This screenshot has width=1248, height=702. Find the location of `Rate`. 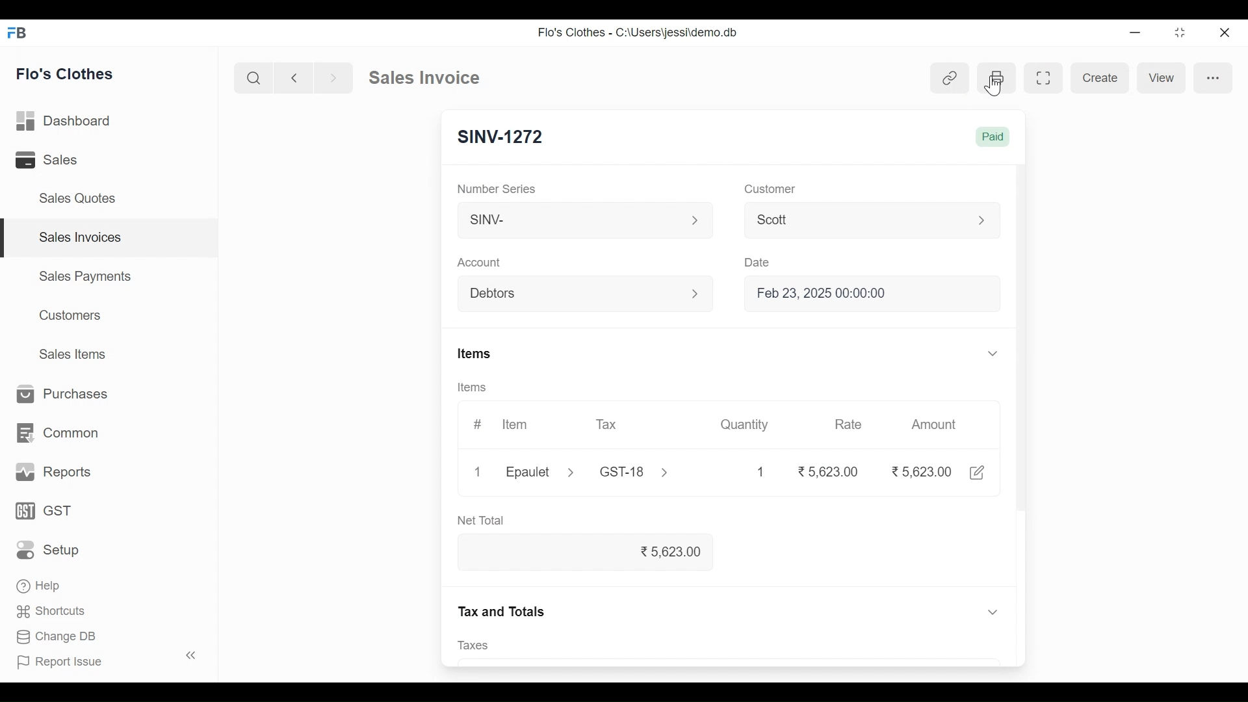

Rate is located at coordinates (846, 424).